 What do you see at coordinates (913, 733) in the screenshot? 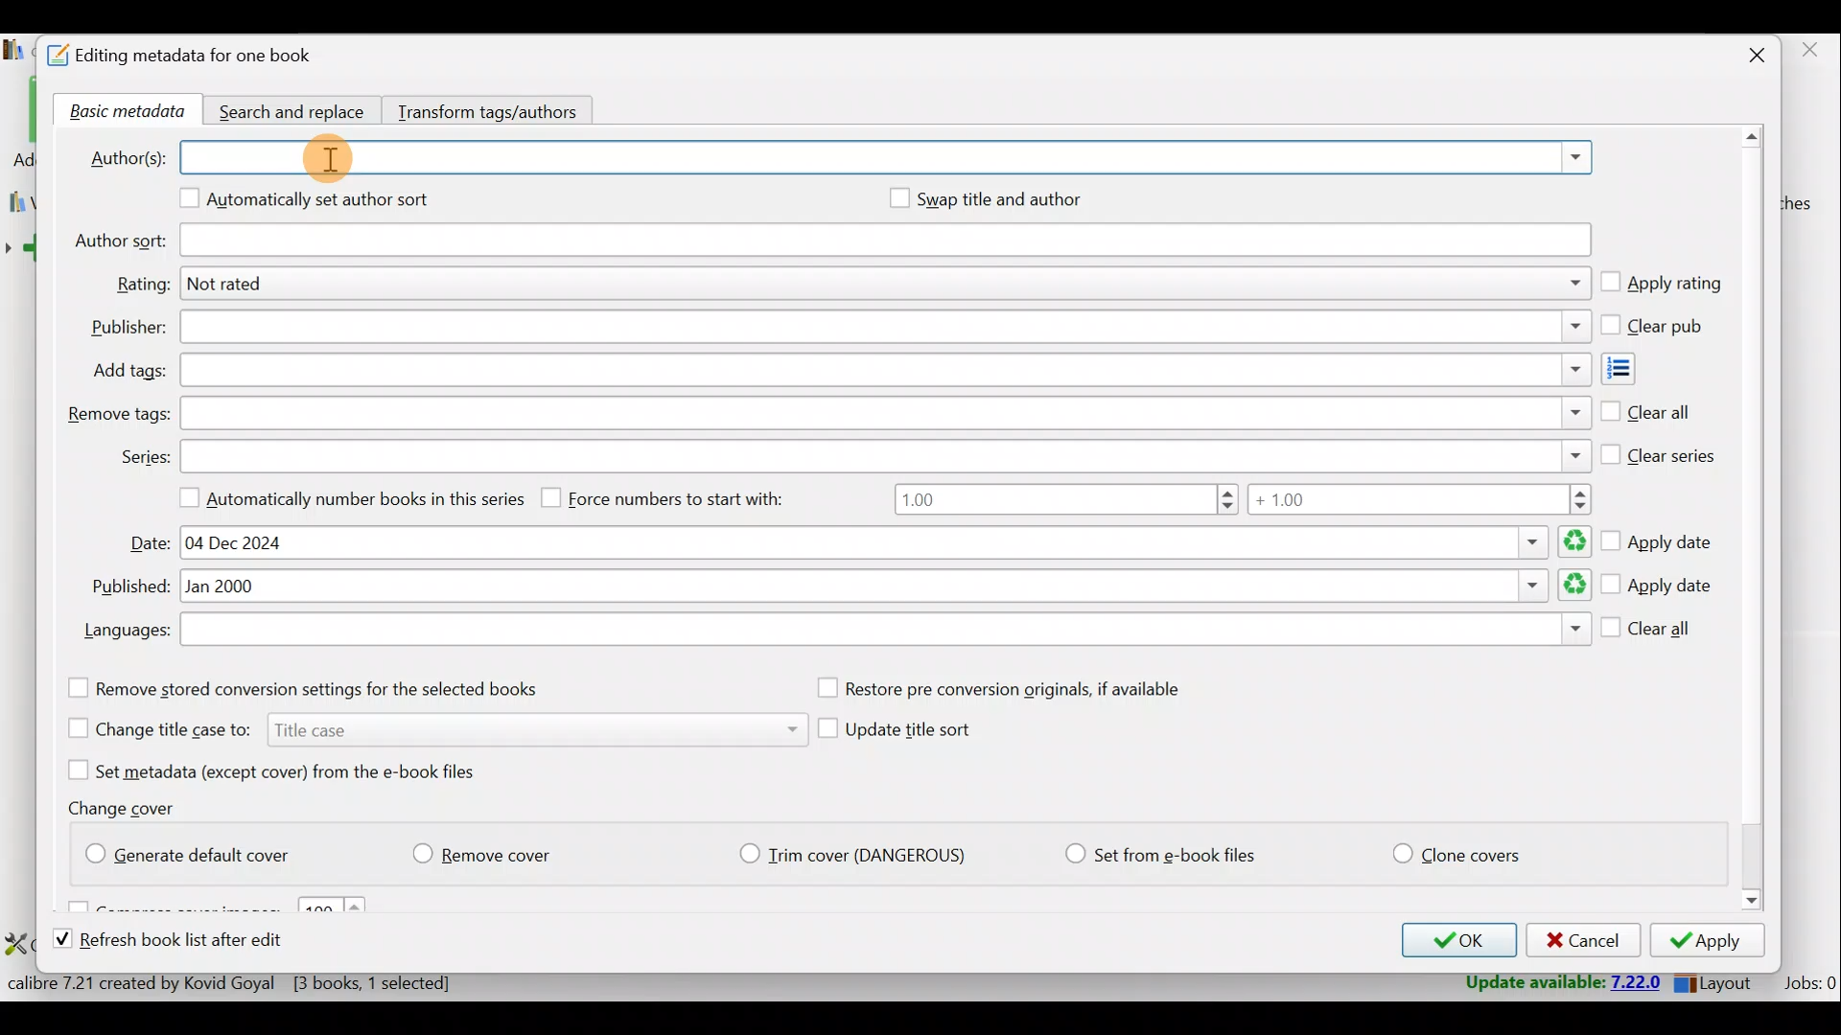
I see `Update title sort` at bounding box center [913, 733].